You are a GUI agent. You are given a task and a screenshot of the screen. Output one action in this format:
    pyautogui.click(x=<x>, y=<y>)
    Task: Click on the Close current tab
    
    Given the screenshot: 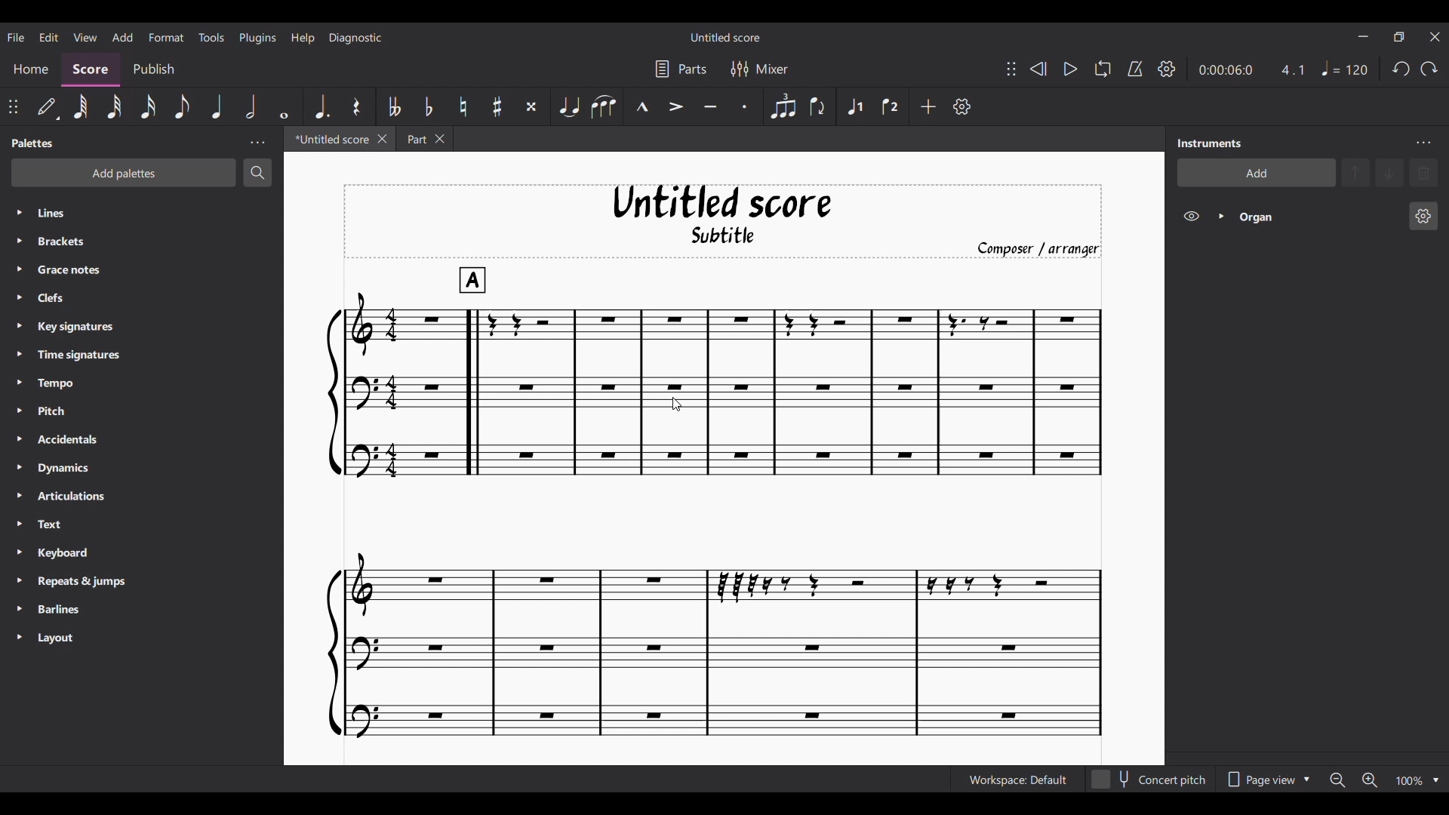 What is the action you would take?
    pyautogui.click(x=383, y=139)
    